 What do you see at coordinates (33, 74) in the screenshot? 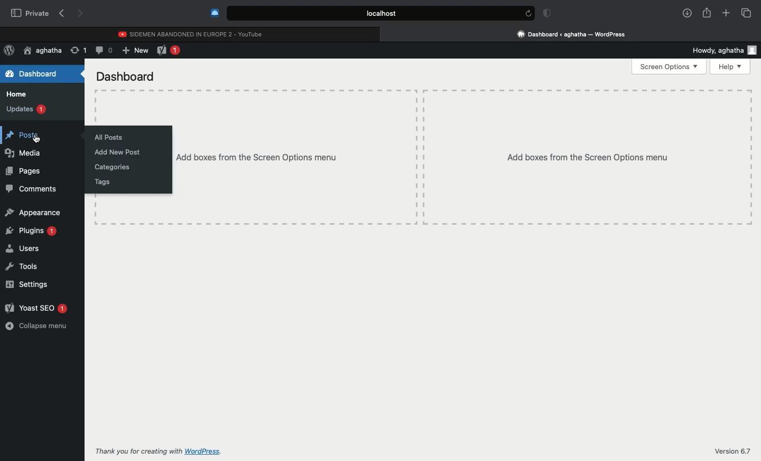
I see `Dashboard` at bounding box center [33, 74].